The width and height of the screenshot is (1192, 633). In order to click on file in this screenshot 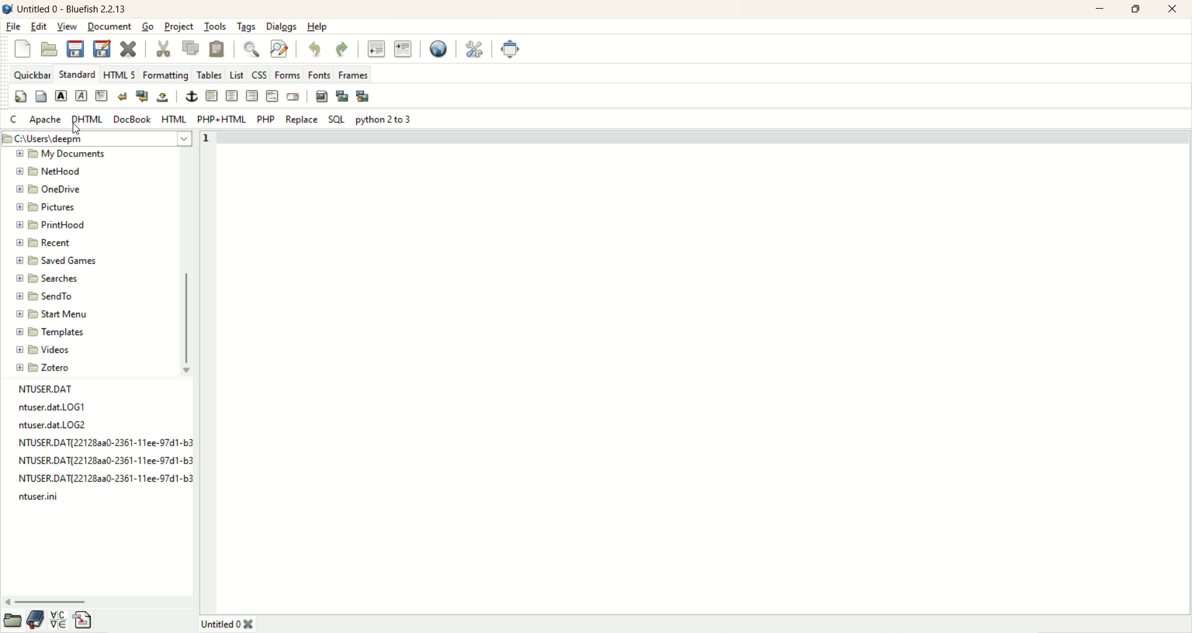, I will do `click(45, 498)`.